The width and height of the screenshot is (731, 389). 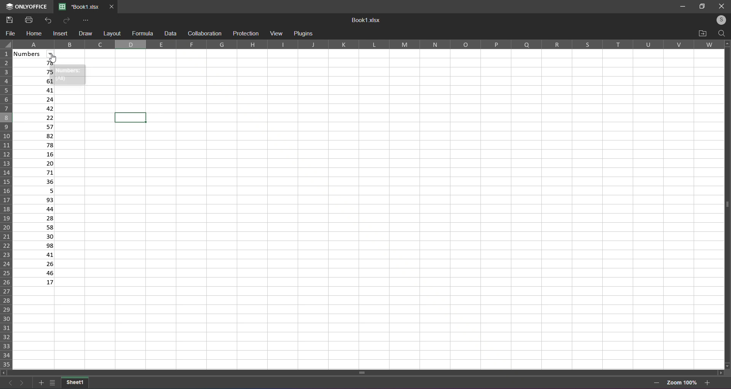 What do you see at coordinates (34, 199) in the screenshot?
I see `93` at bounding box center [34, 199].